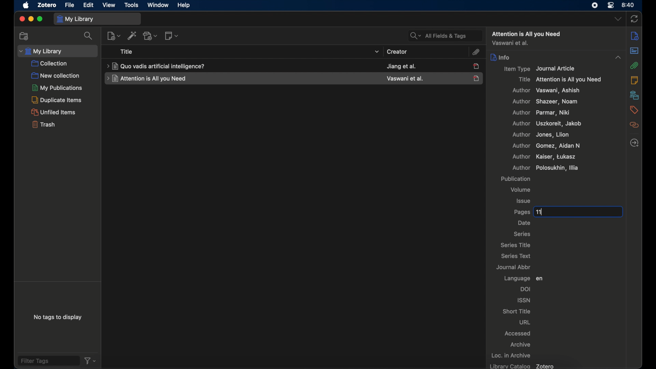 Image resolution: width=656 pixels, height=369 pixels. What do you see at coordinates (401, 66) in the screenshot?
I see `creator name` at bounding box center [401, 66].